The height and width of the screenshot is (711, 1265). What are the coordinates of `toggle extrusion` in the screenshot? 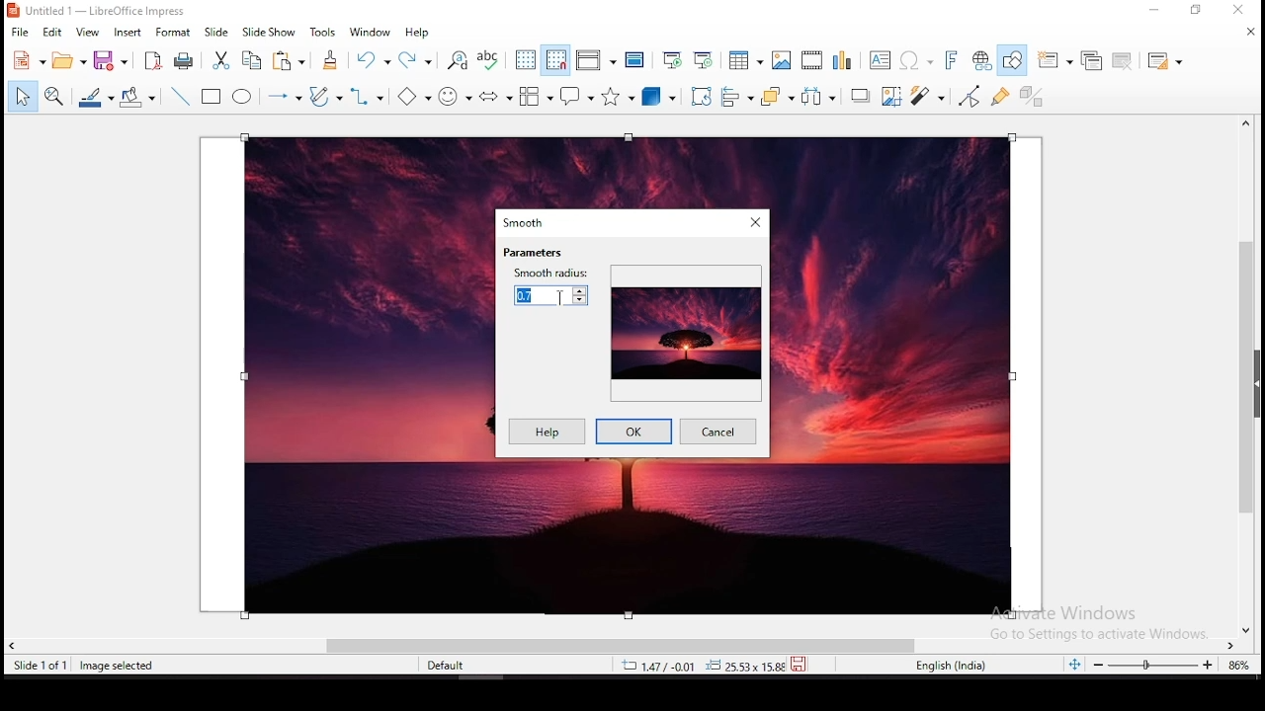 It's located at (1033, 94).